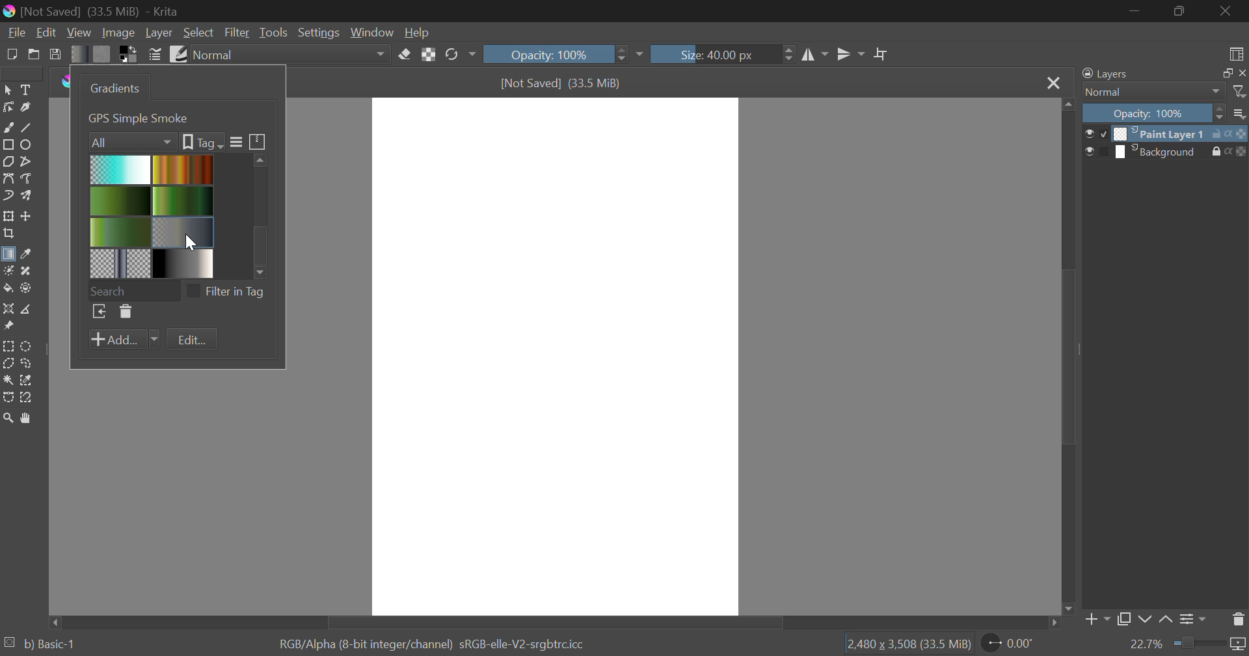 The image size is (1249, 656). Describe the element at coordinates (1146, 92) in the screenshot. I see `Normal` at that location.